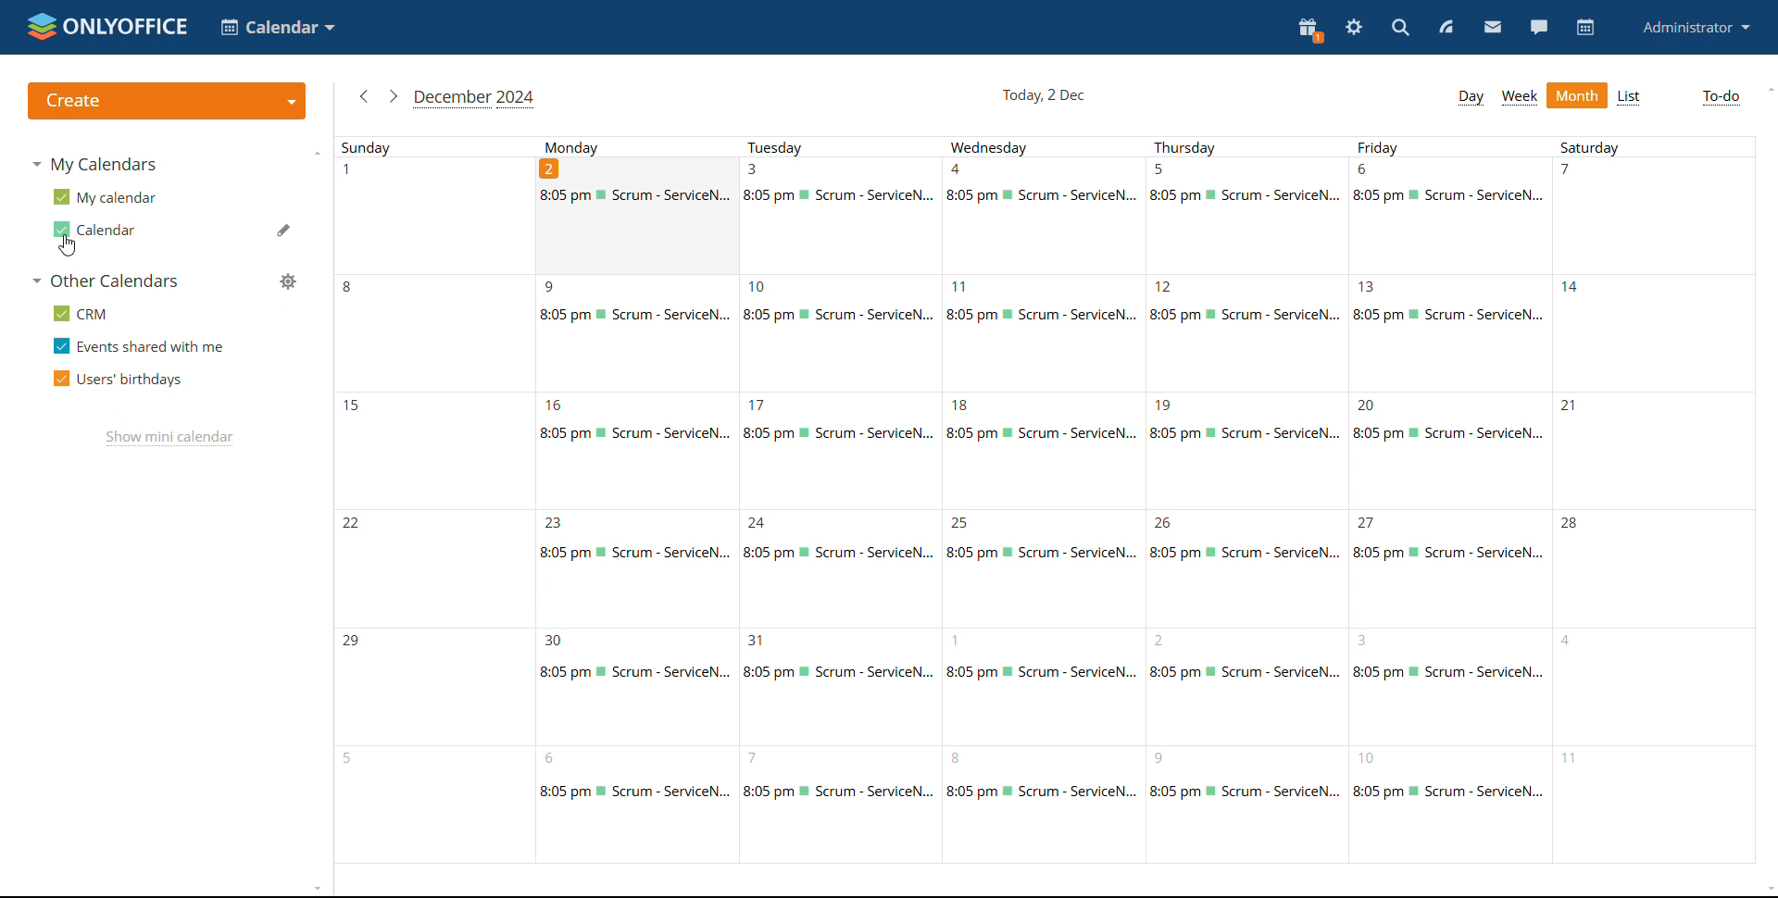 The image size is (1778, 898). Describe the element at coordinates (1043, 685) in the screenshot. I see `1` at that location.